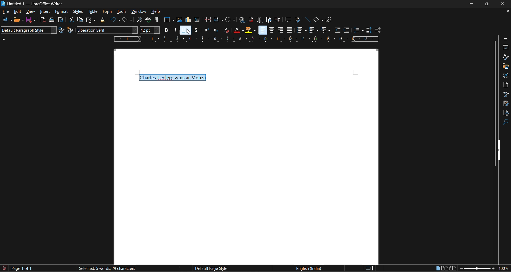 This screenshot has height=272, width=511. I want to click on insert comments, so click(288, 20).